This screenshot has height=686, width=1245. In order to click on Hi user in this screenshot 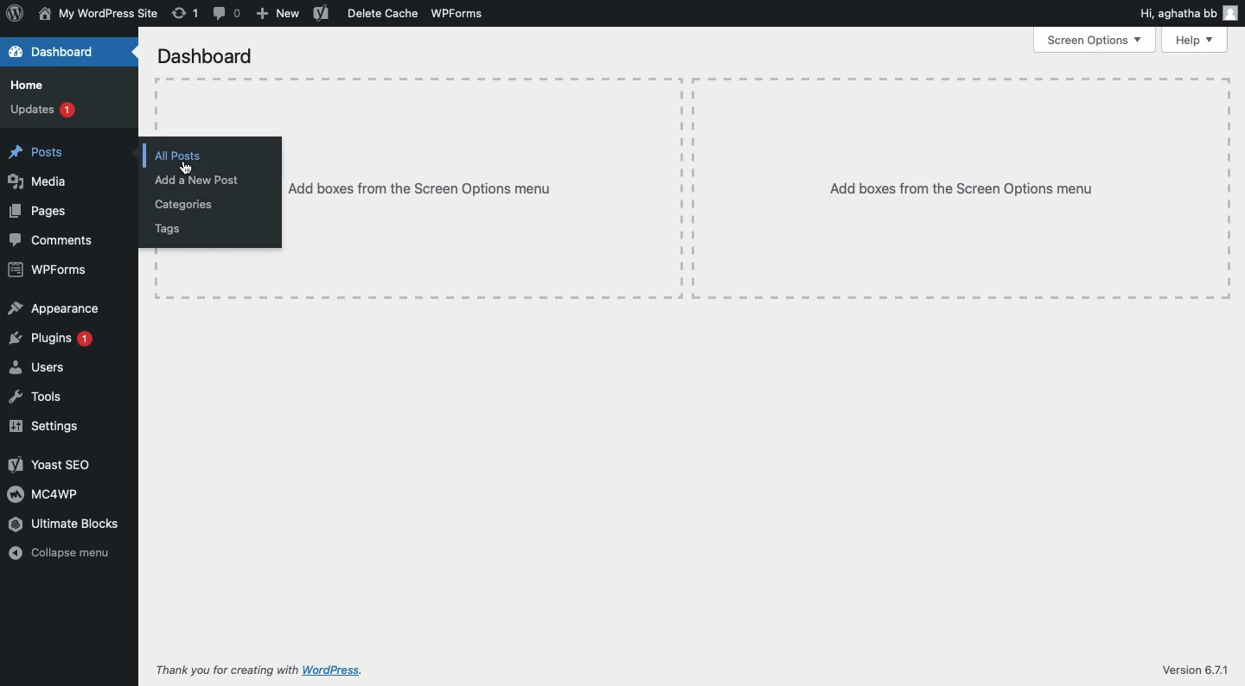, I will do `click(1187, 11)`.